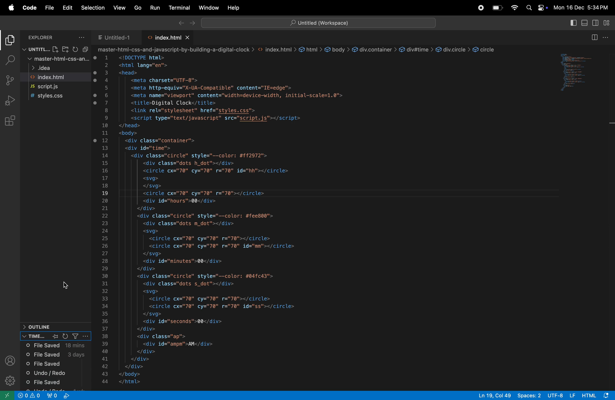 The height and width of the screenshot is (400, 615). Describe the element at coordinates (65, 336) in the screenshot. I see `reload` at that location.